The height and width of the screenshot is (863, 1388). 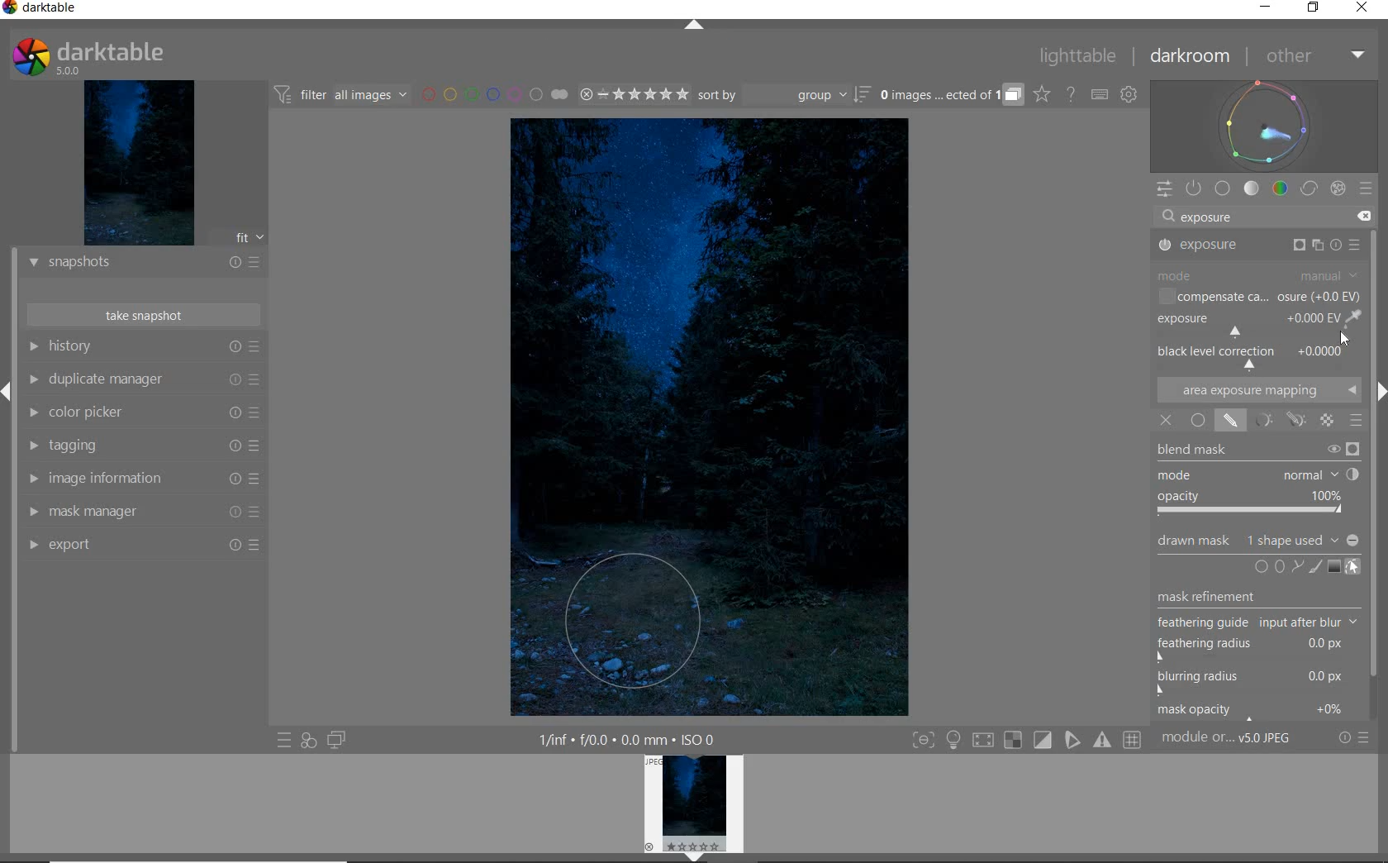 What do you see at coordinates (1211, 217) in the screenshot?
I see `exposure` at bounding box center [1211, 217].